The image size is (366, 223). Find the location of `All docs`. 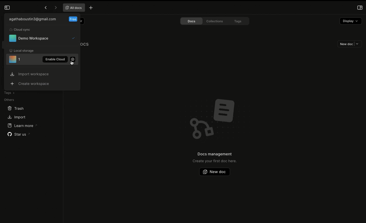

All docs is located at coordinates (72, 8).